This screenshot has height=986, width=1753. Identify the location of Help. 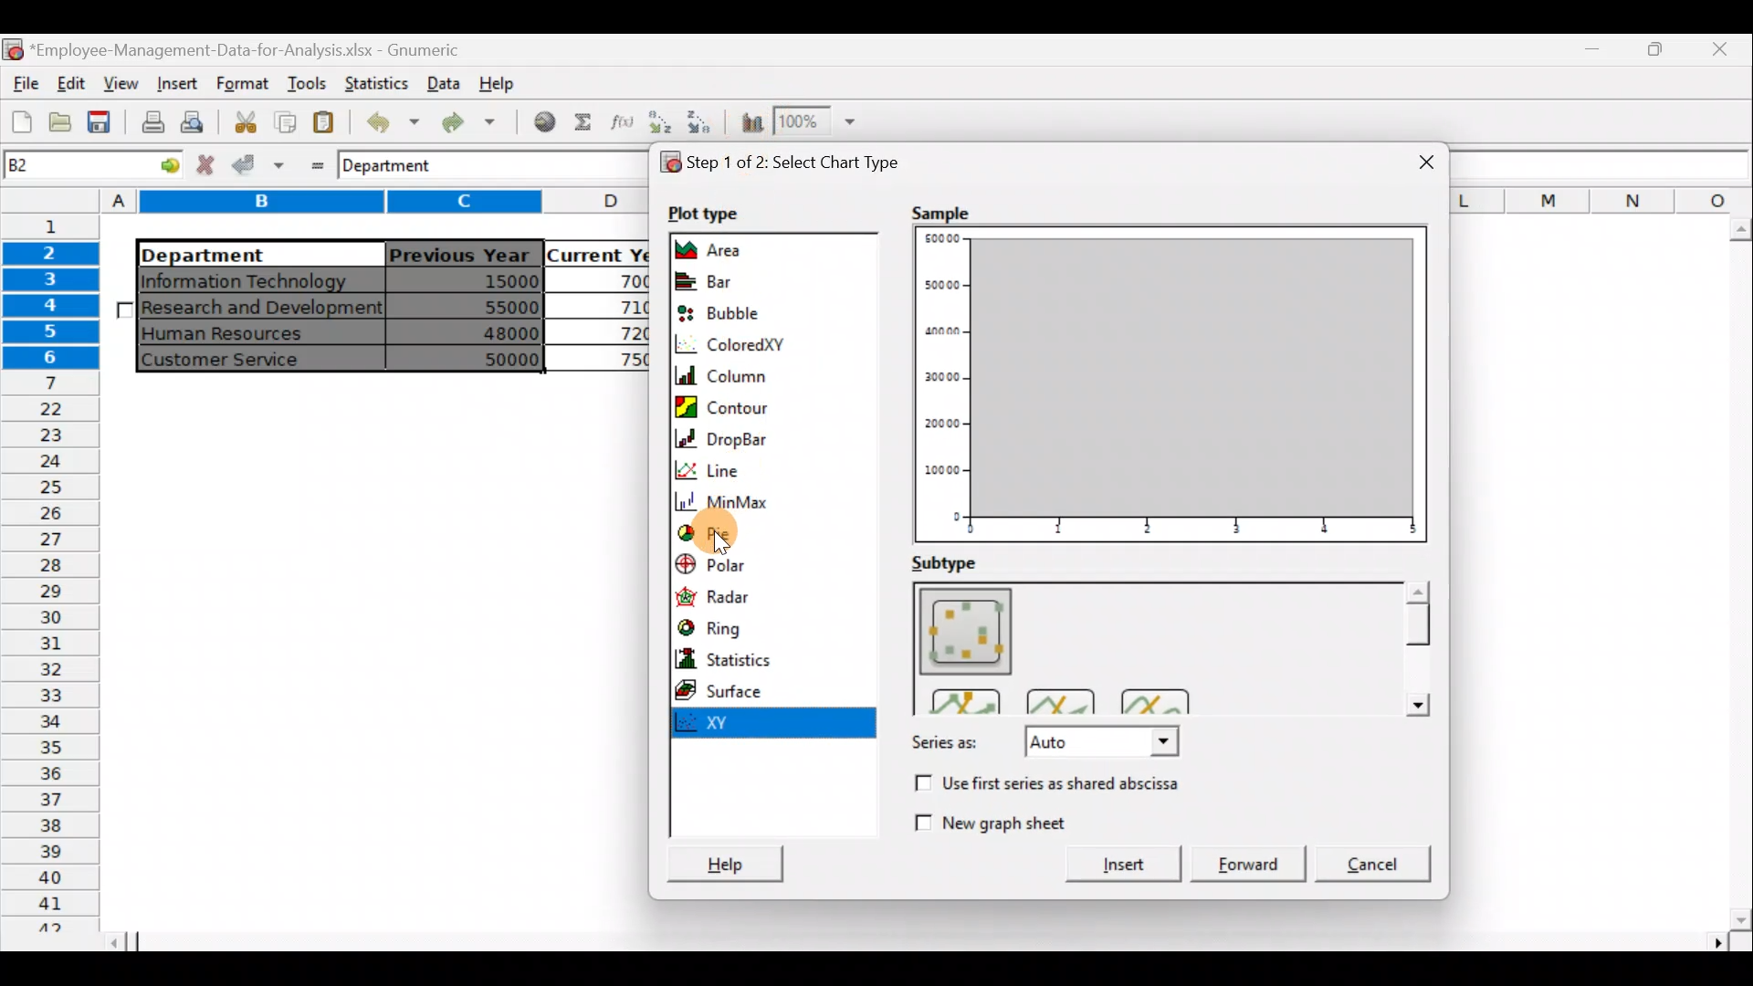
(721, 856).